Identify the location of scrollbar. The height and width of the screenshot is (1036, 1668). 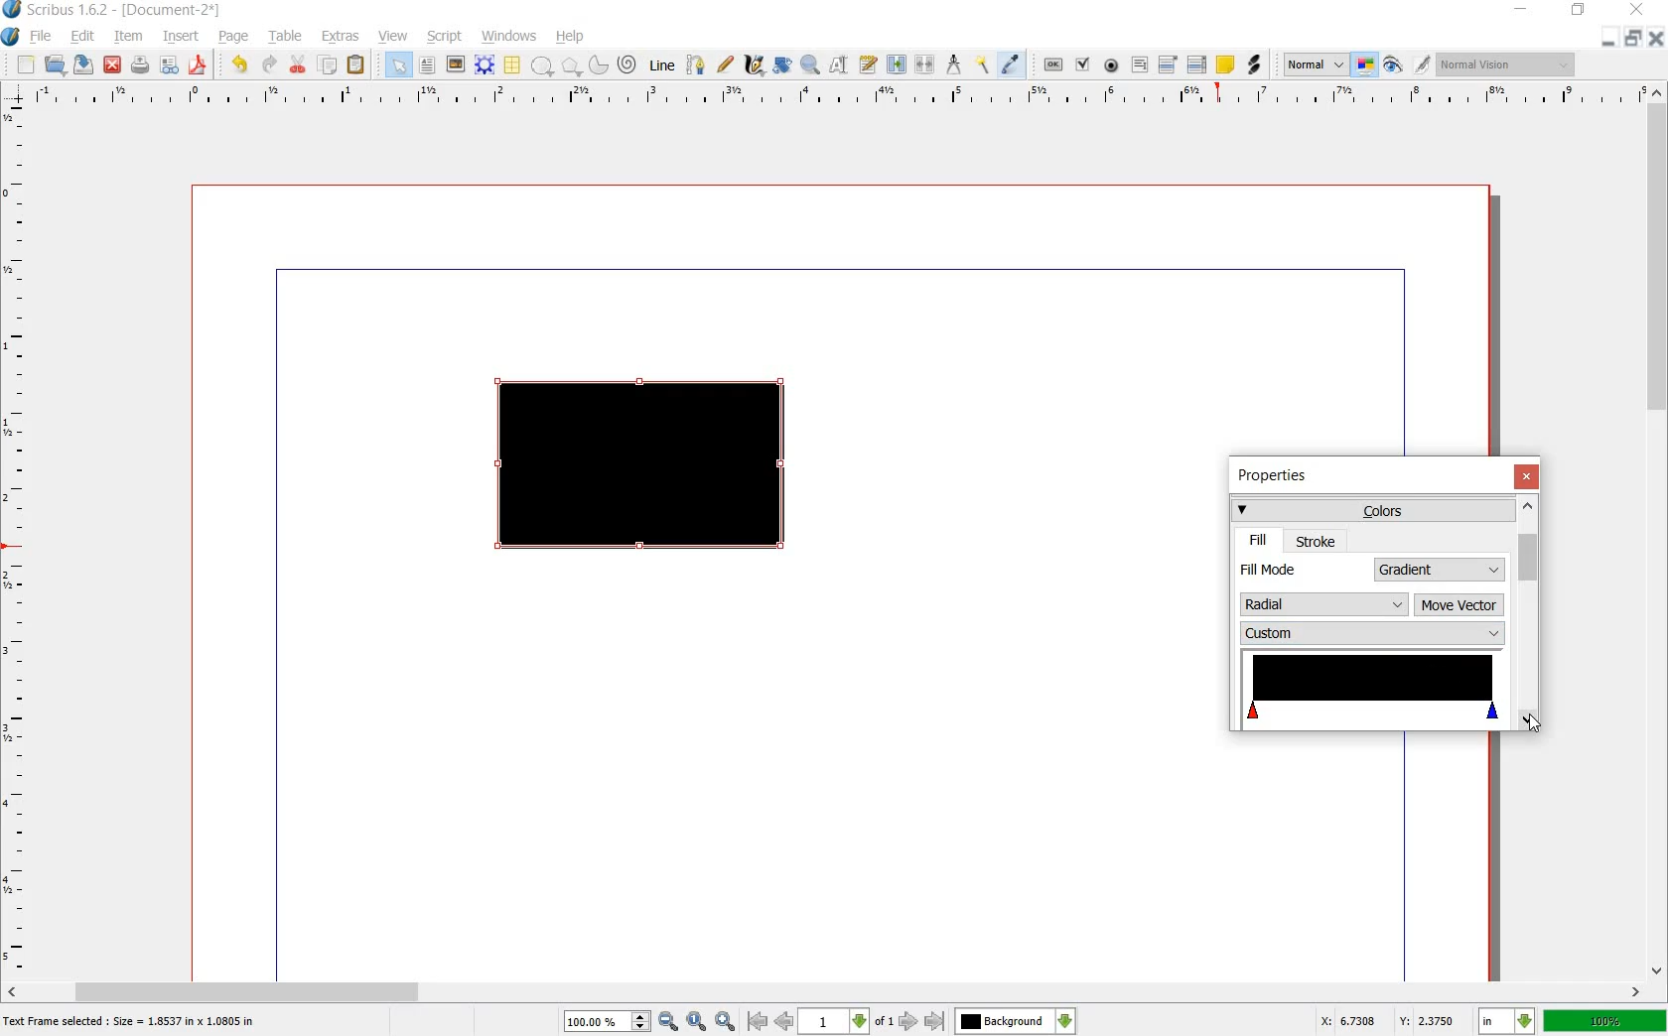
(1527, 612).